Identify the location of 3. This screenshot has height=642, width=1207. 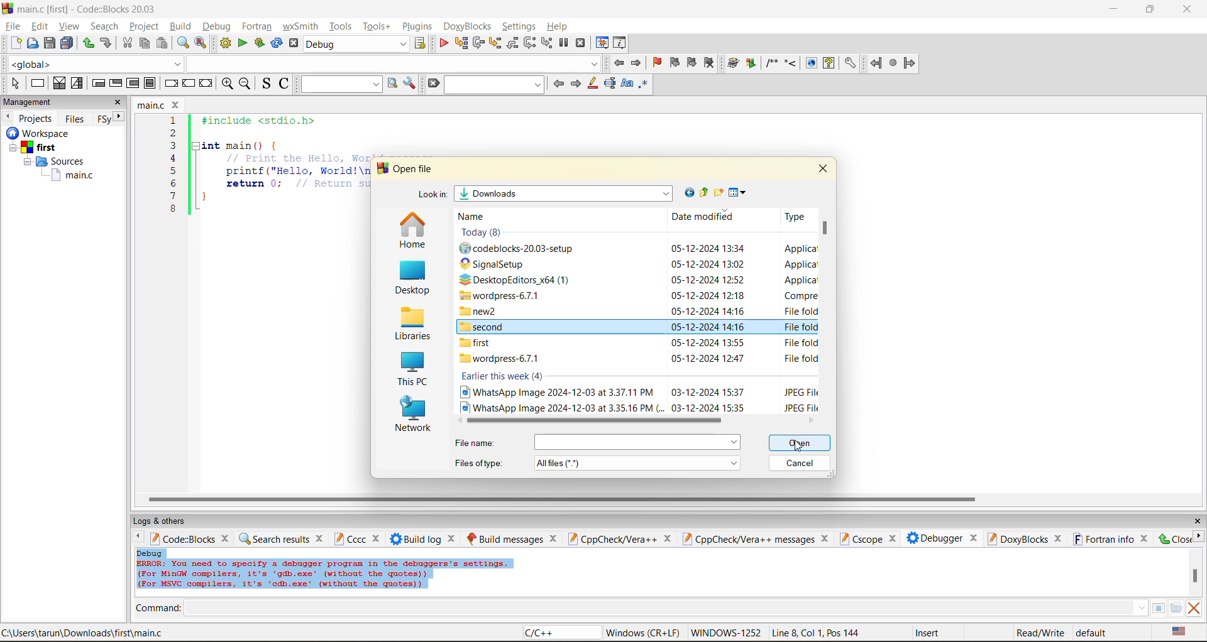
(174, 145).